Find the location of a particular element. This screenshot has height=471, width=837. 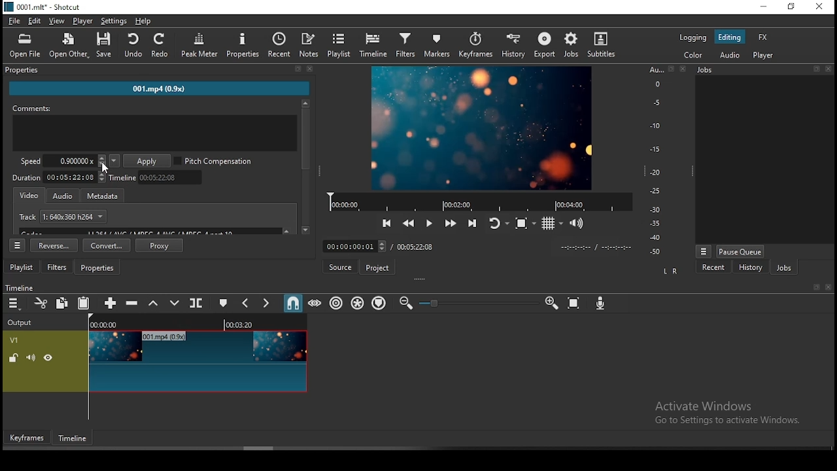

view menu is located at coordinates (704, 251).